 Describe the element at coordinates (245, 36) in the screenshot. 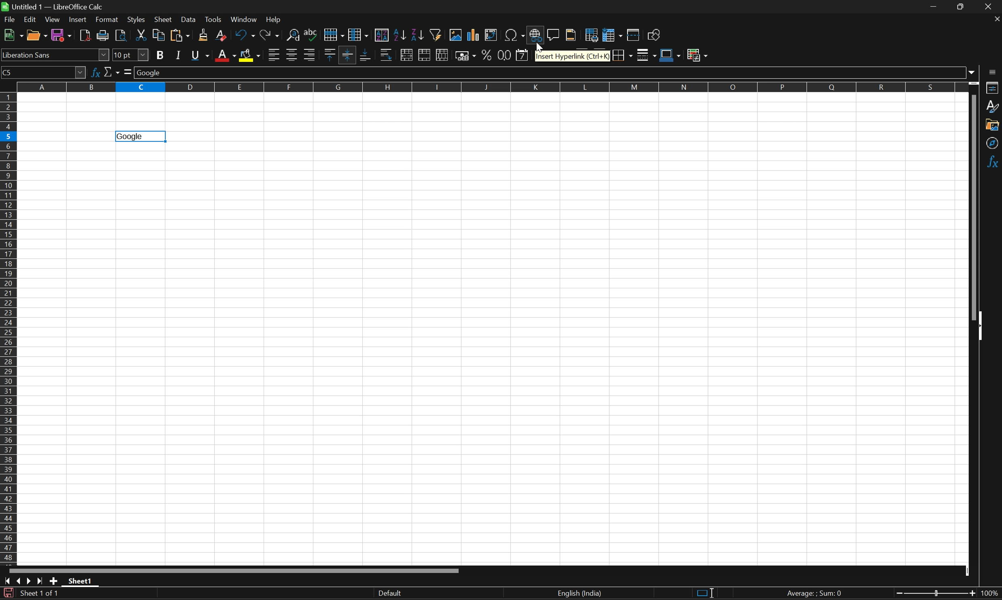

I see `Undo` at that location.